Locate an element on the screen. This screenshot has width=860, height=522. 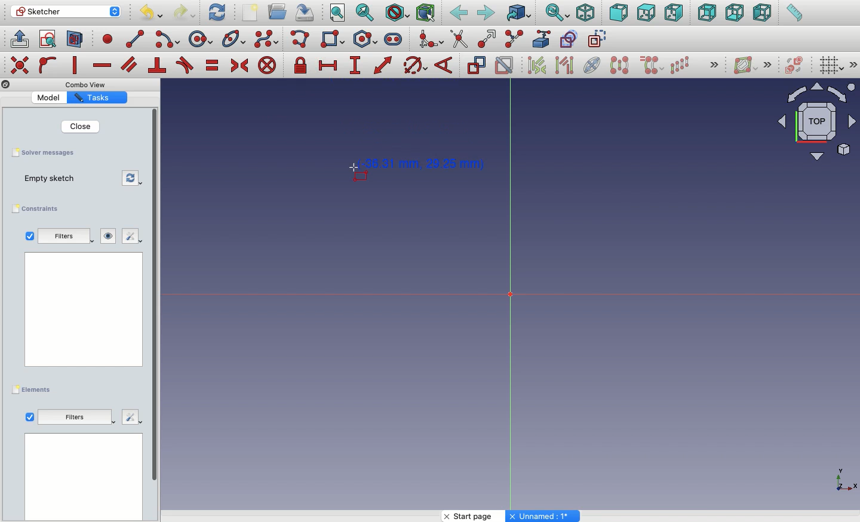
constrain symmetrical  is located at coordinates (239, 67).